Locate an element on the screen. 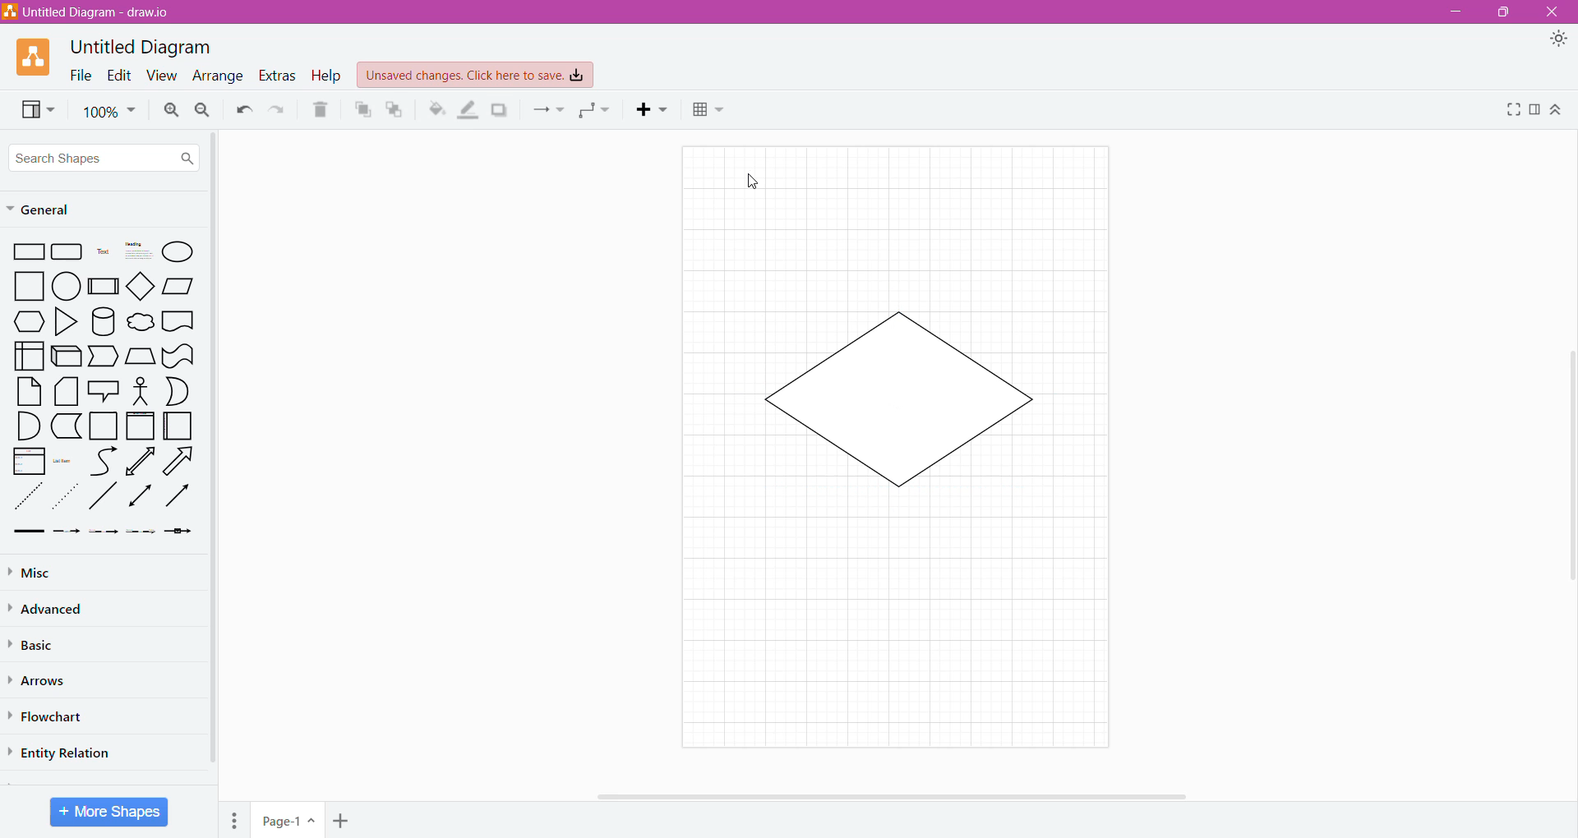 Image resolution: width=1578 pixels, height=838 pixels. Item List is located at coordinates (29, 462).